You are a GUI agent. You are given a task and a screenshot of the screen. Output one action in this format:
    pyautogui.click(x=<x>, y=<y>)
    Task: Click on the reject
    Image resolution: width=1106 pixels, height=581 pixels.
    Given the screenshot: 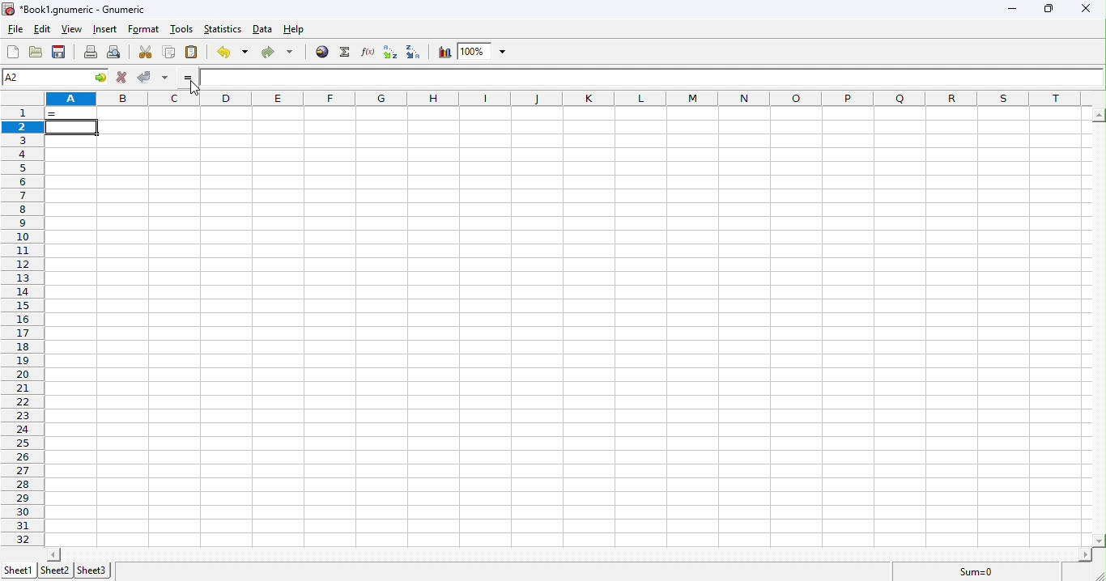 What is the action you would take?
    pyautogui.click(x=153, y=77)
    